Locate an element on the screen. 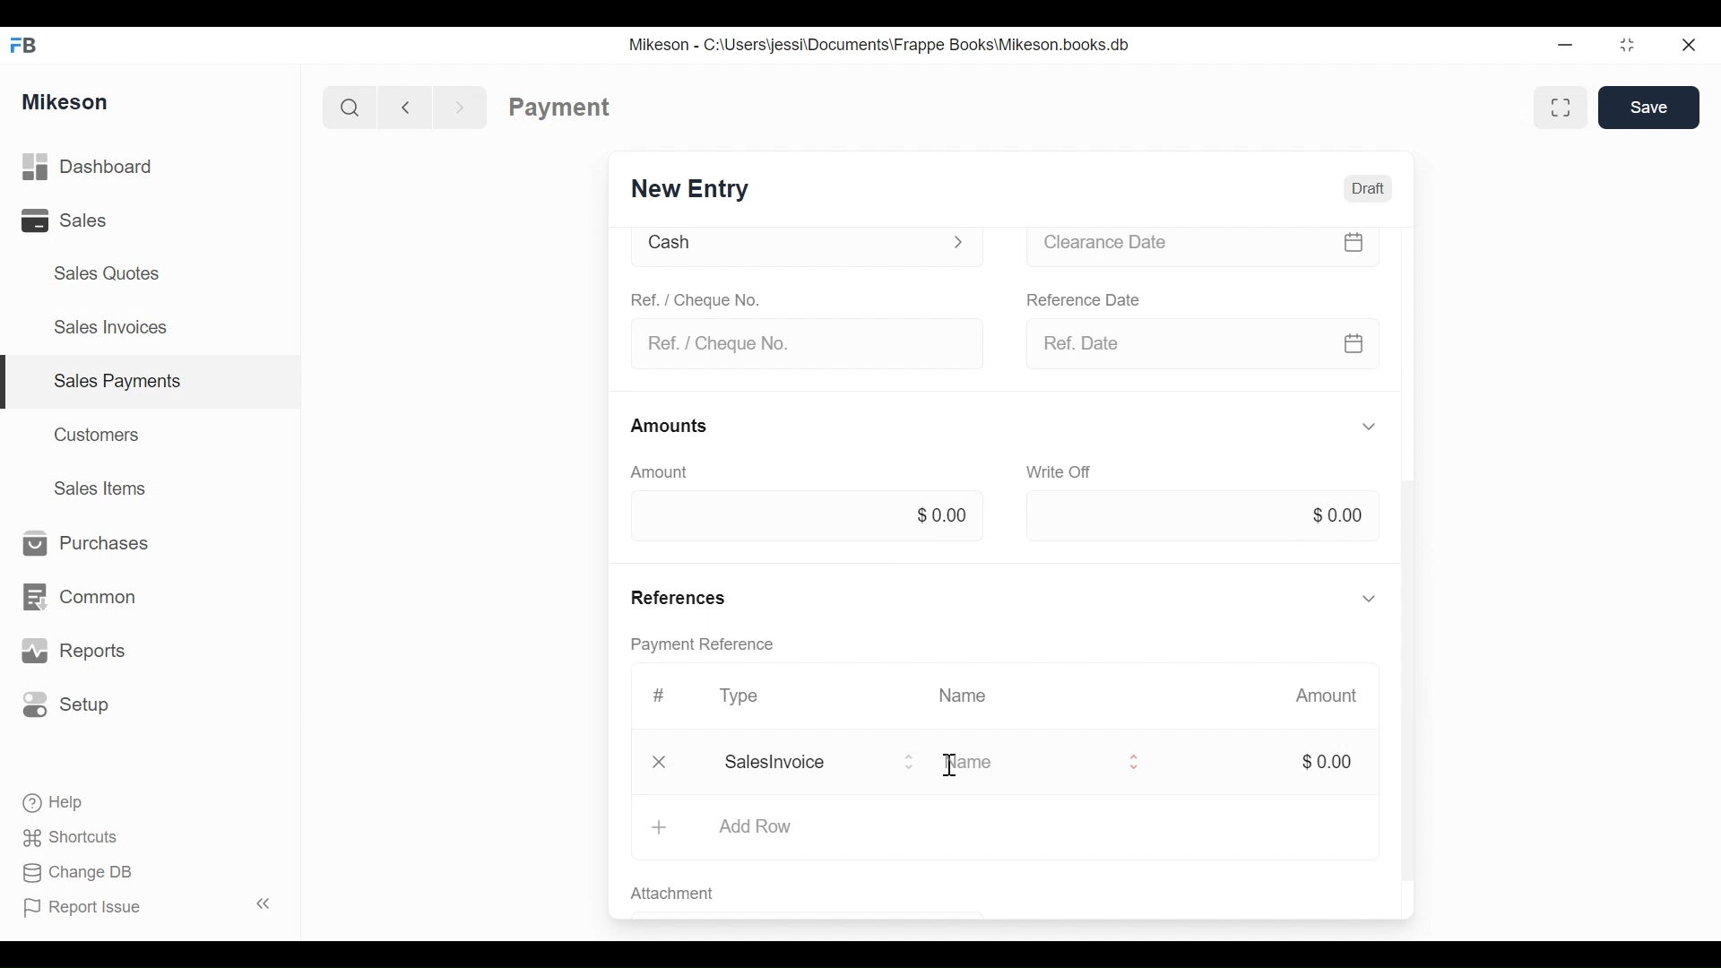 The width and height of the screenshot is (1721, 968). Full width toggle is located at coordinates (1558, 108).